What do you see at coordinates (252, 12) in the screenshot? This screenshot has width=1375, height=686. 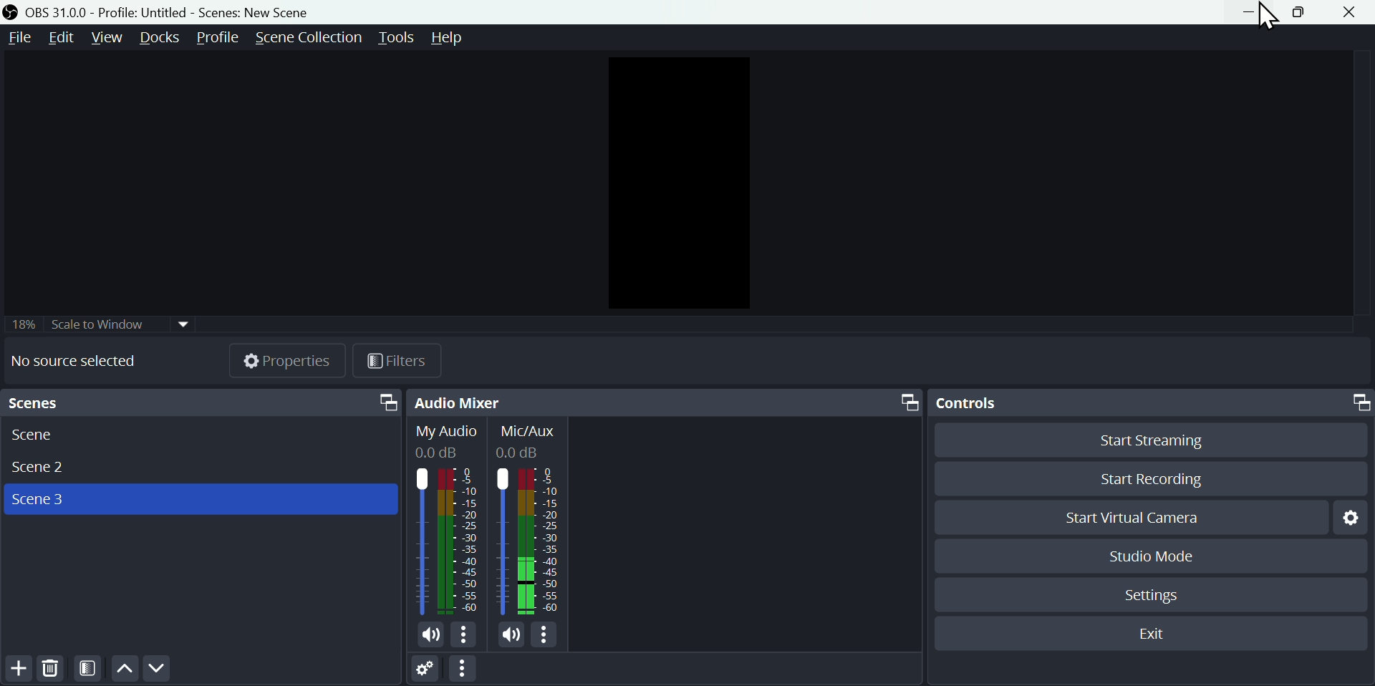 I see `Scenes Title` at bounding box center [252, 12].